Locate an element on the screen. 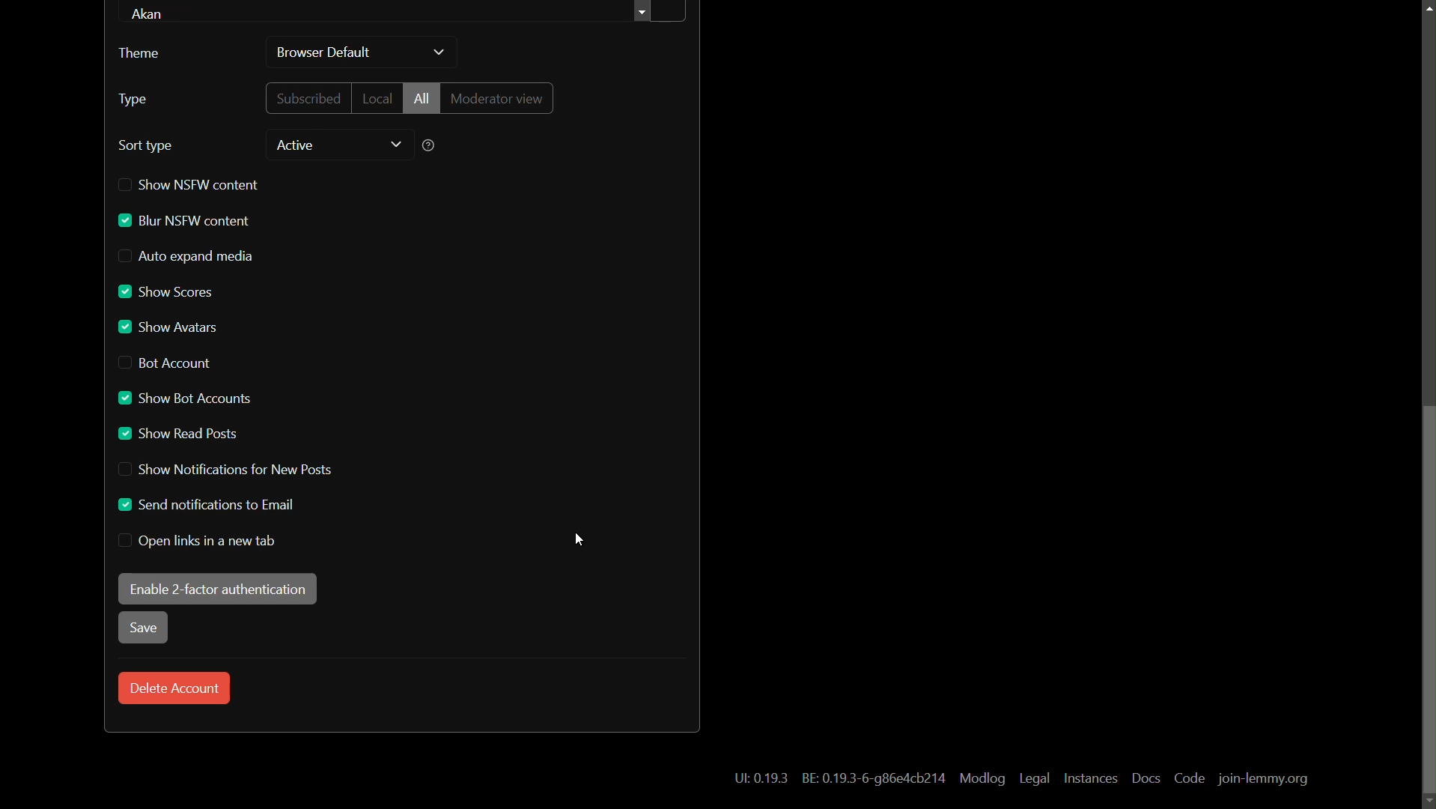  dropdown is located at coordinates (395, 145).